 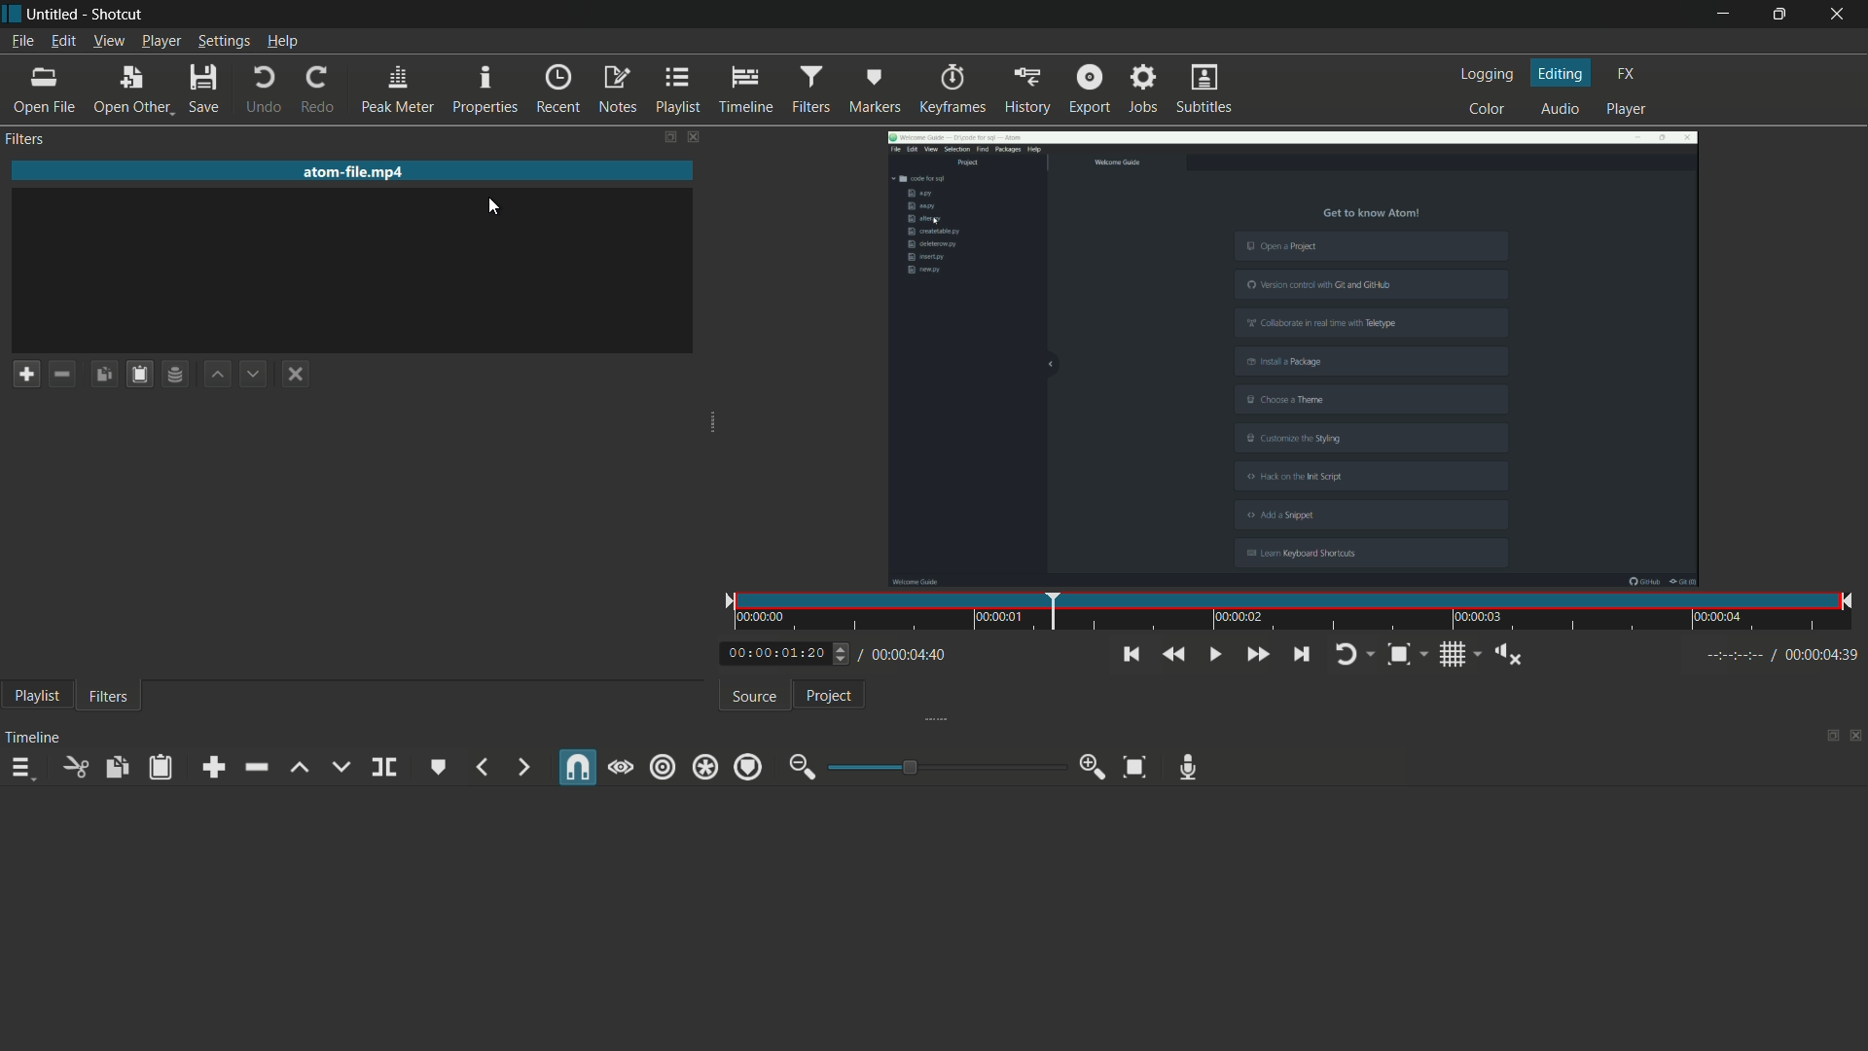 What do you see at coordinates (1189, 767) in the screenshot?
I see `record audio` at bounding box center [1189, 767].